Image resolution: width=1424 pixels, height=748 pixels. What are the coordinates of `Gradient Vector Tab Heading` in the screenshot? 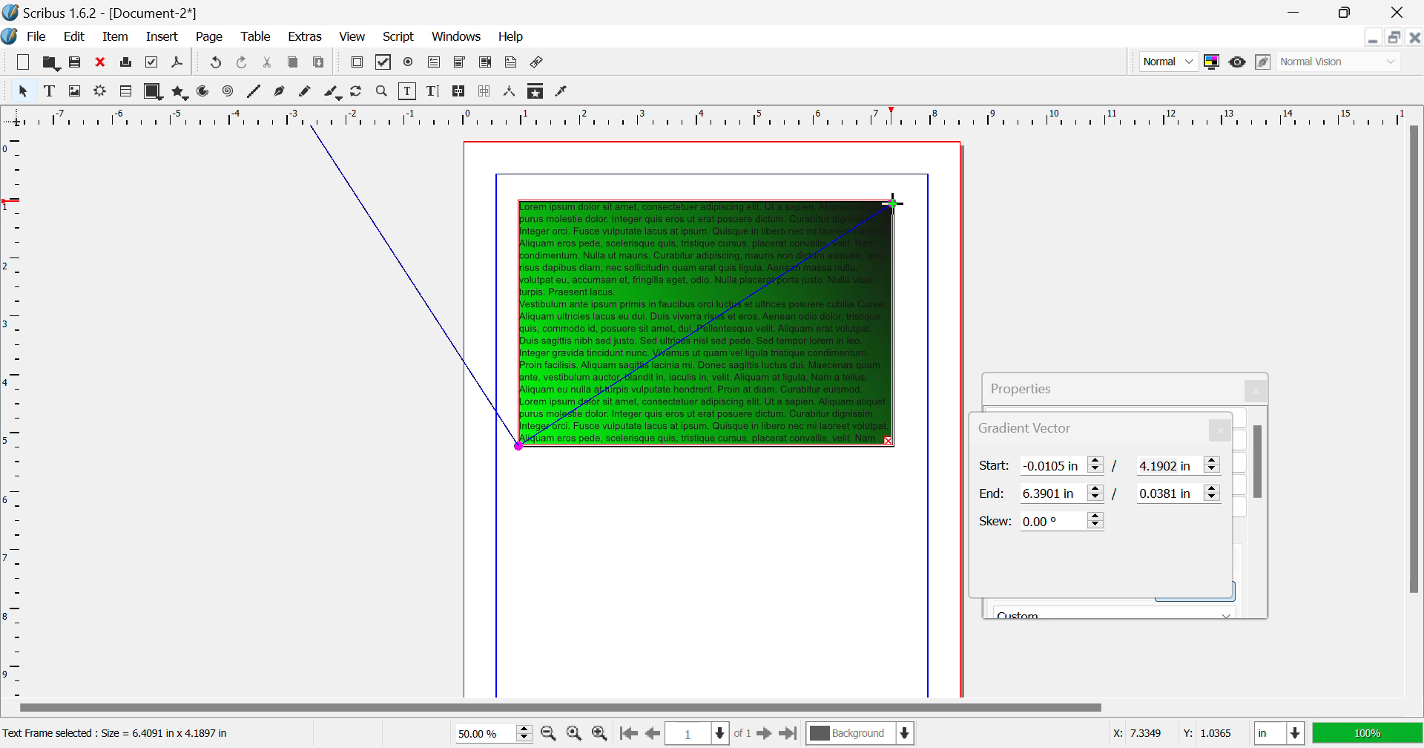 It's located at (983, 429).